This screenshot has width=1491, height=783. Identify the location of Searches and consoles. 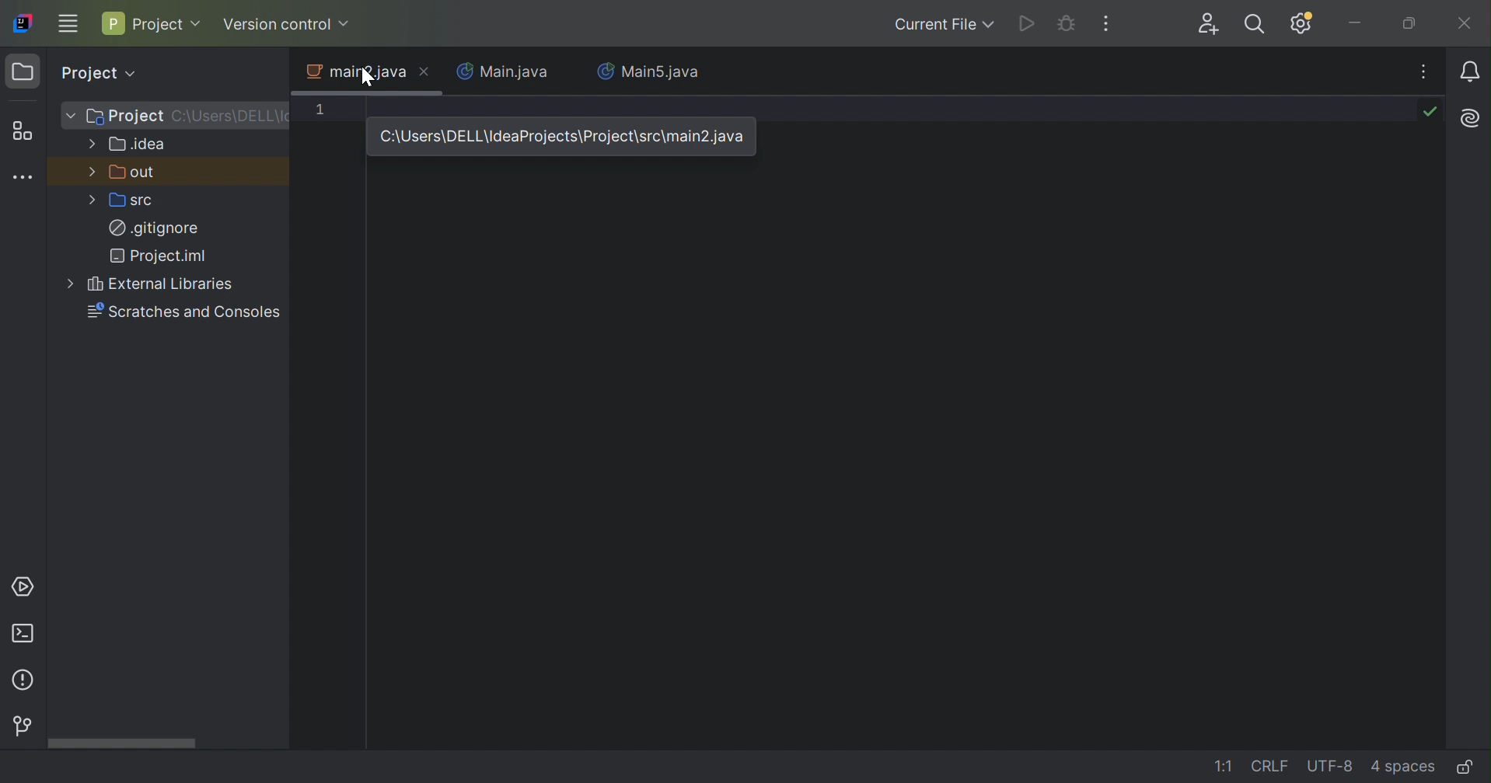
(187, 316).